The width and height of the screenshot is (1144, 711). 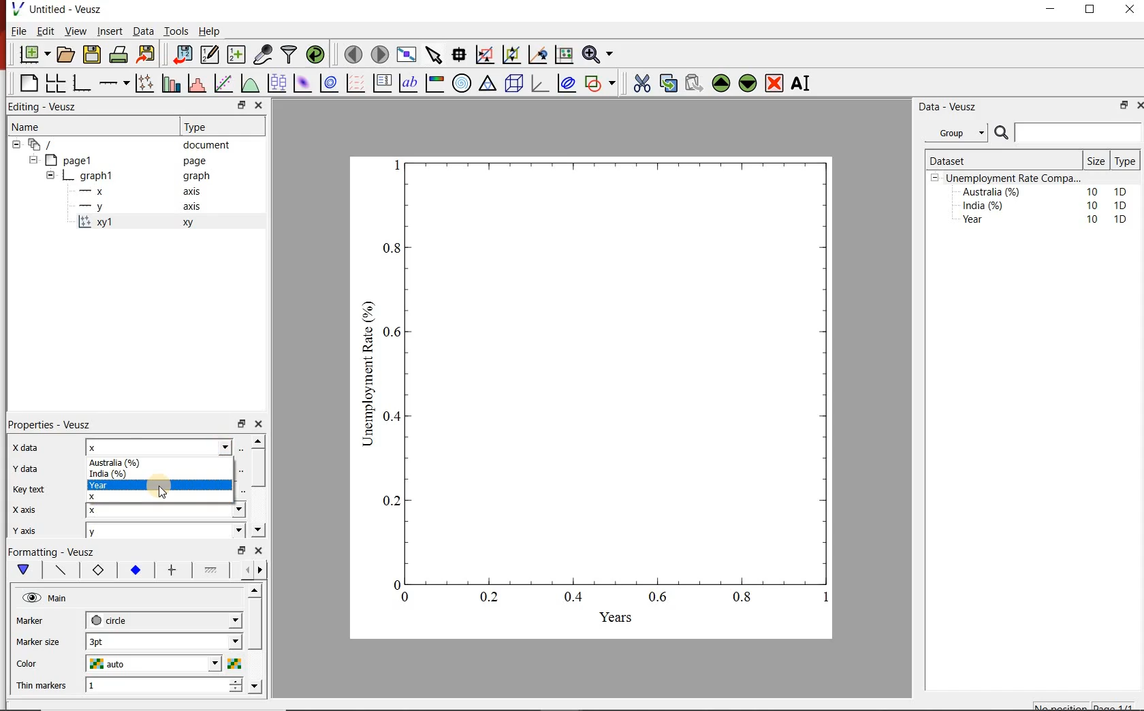 I want to click on search bar, so click(x=1066, y=133).